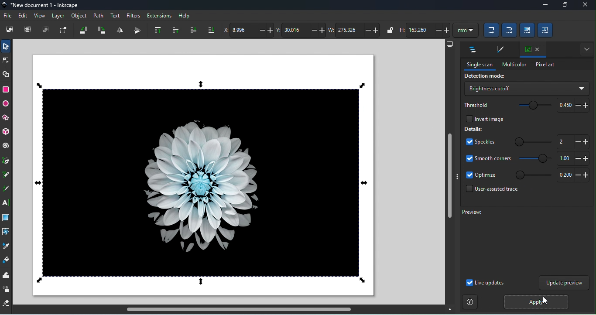  Describe the element at coordinates (120, 30) in the screenshot. I see `Object flip horizontally` at that location.